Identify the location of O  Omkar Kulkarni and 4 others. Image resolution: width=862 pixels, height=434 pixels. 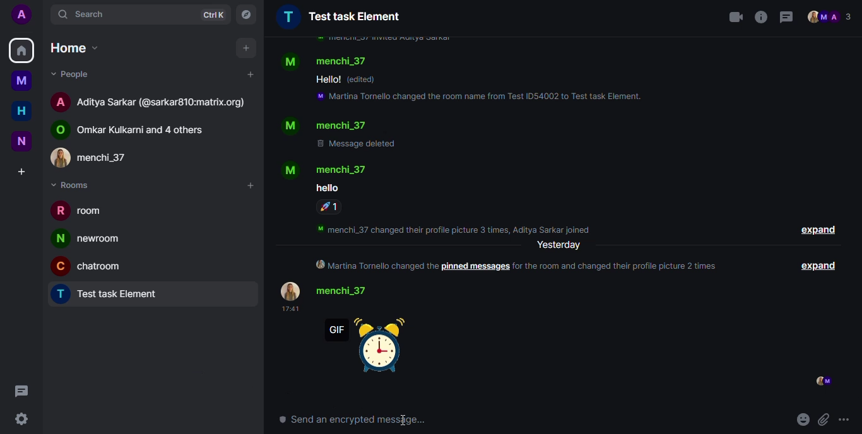
(136, 129).